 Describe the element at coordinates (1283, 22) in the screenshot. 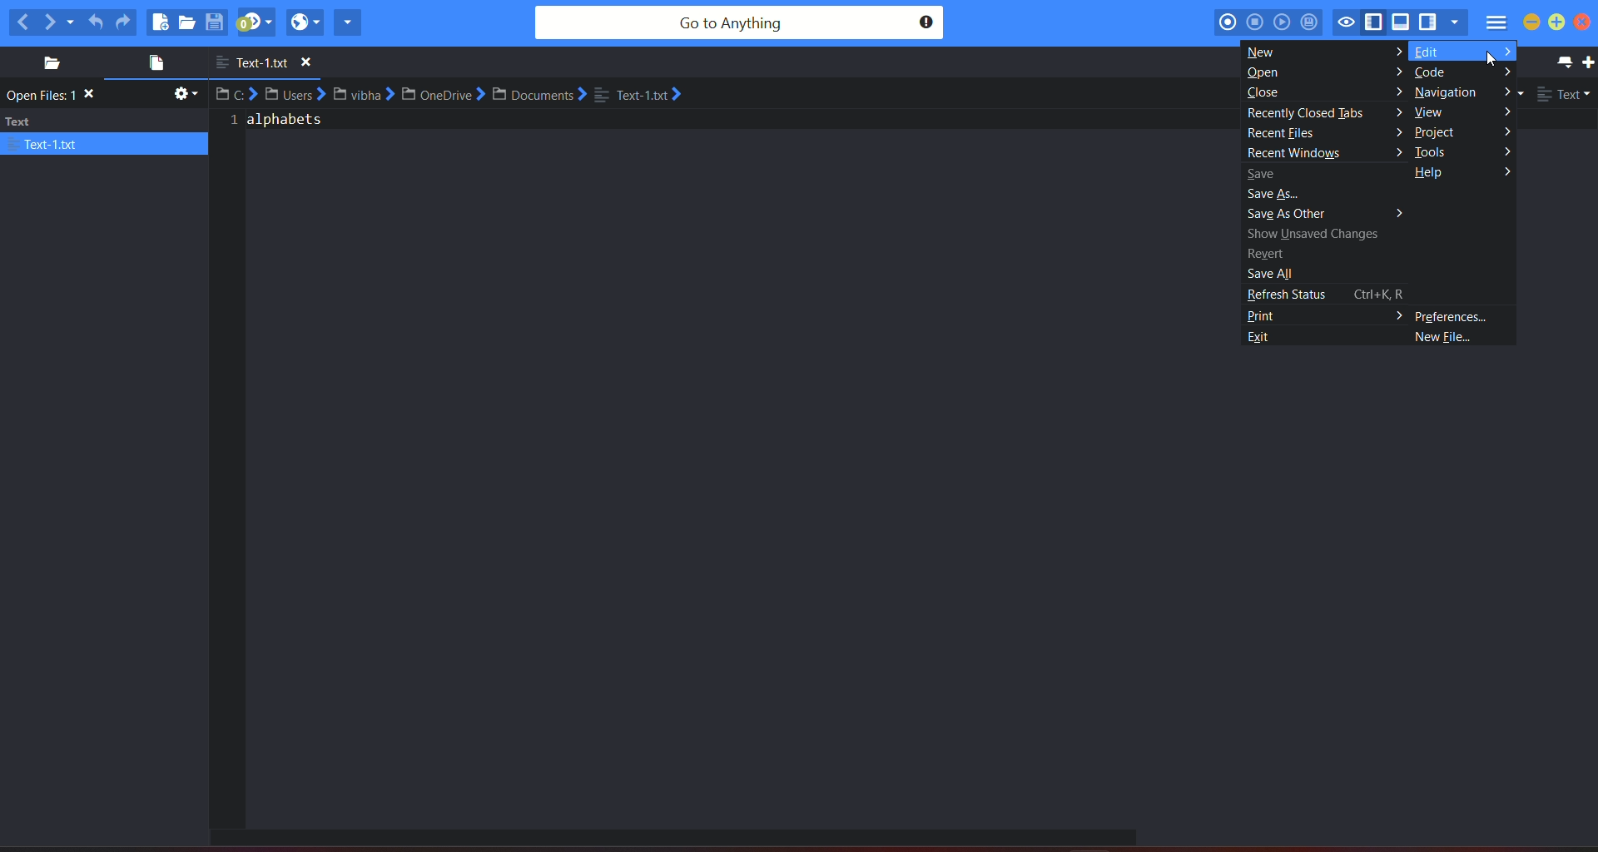

I see `play last macro` at that location.